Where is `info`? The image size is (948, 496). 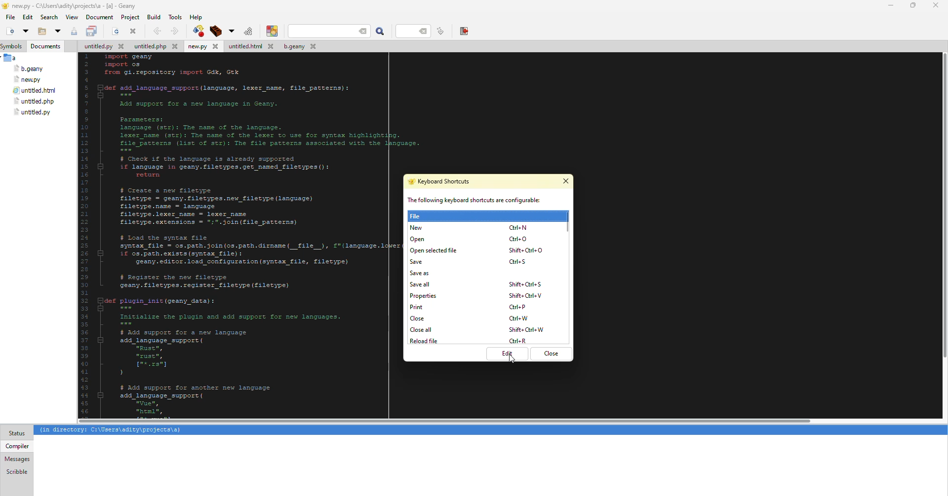
info is located at coordinates (111, 430).